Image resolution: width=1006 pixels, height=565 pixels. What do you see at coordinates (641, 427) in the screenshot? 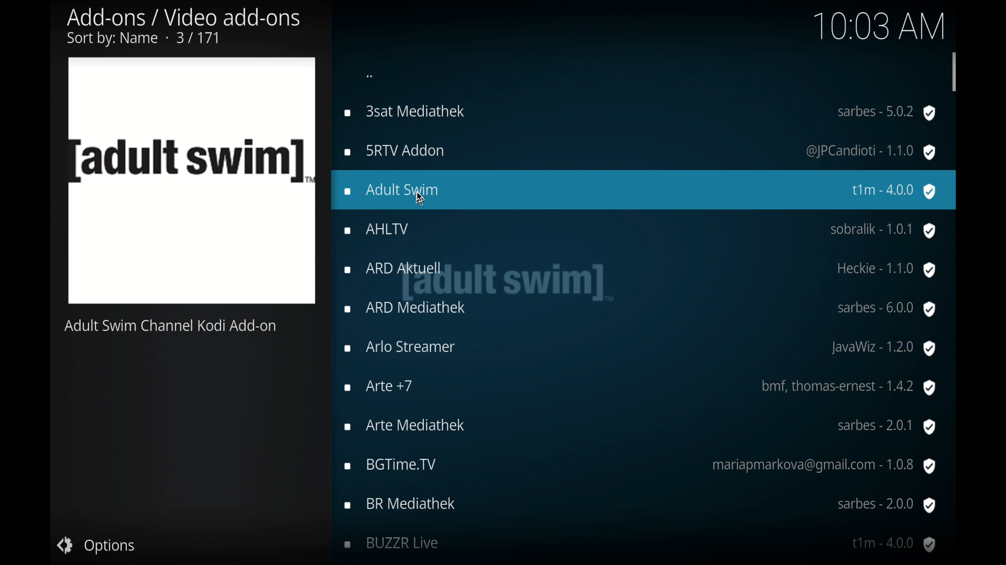
I see `arte` at bounding box center [641, 427].